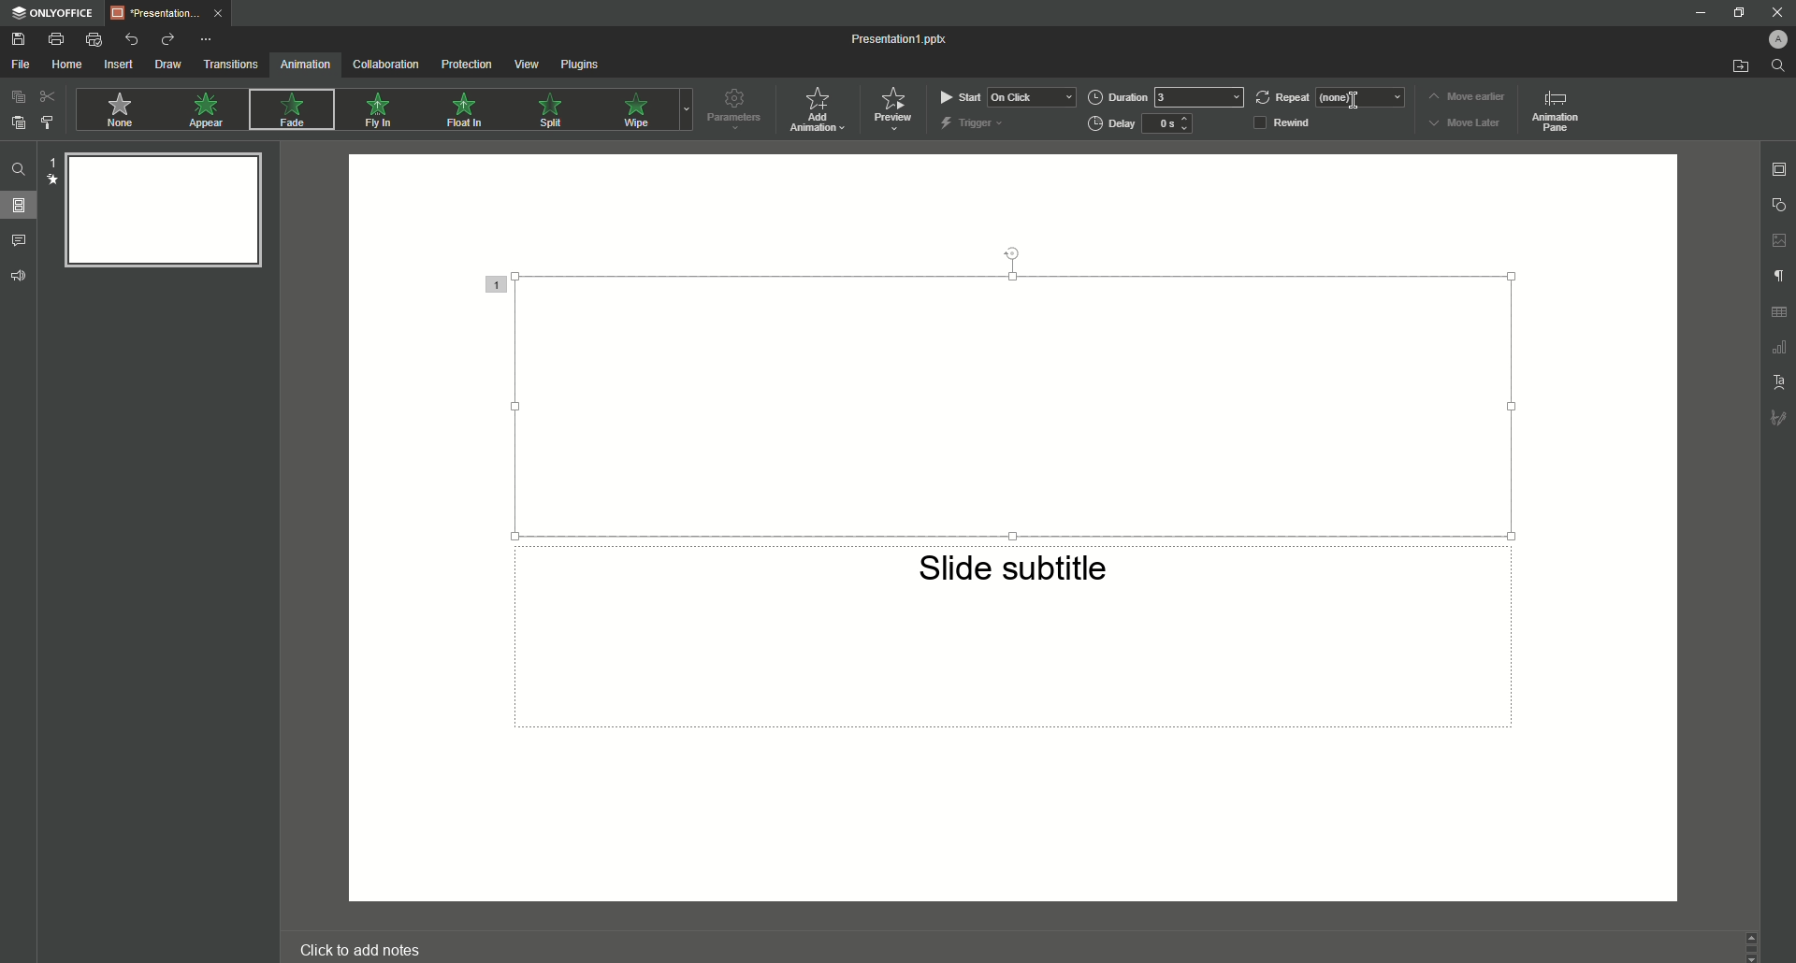 This screenshot has width=1796, height=963. What do you see at coordinates (208, 111) in the screenshot?
I see `Appear` at bounding box center [208, 111].